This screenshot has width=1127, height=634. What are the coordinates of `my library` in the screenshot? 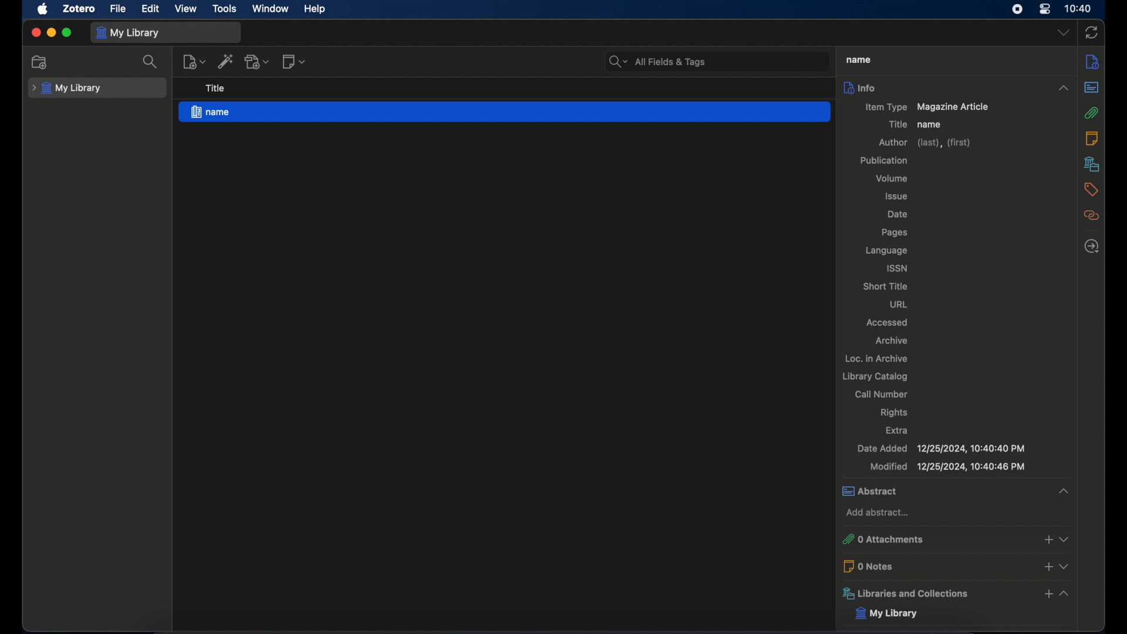 It's located at (894, 613).